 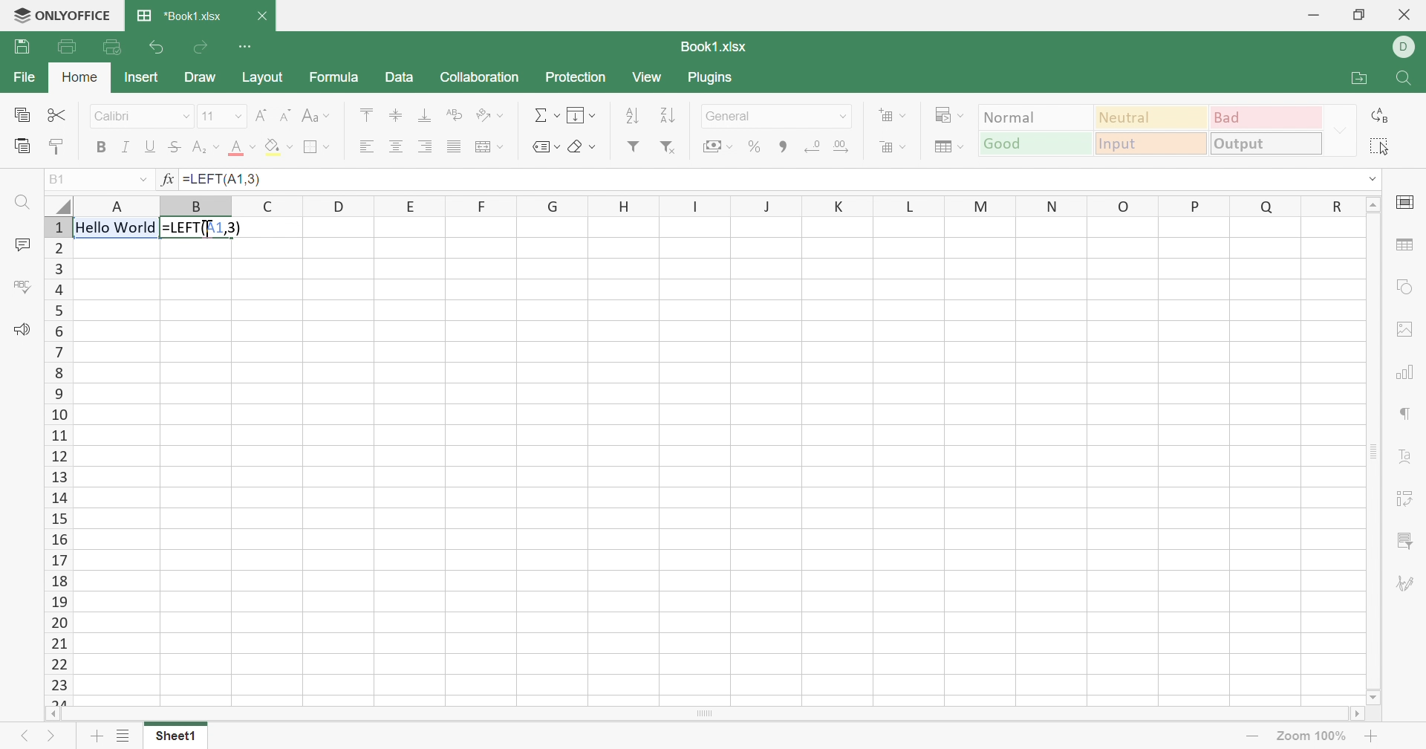 I want to click on Protection, so click(x=574, y=77).